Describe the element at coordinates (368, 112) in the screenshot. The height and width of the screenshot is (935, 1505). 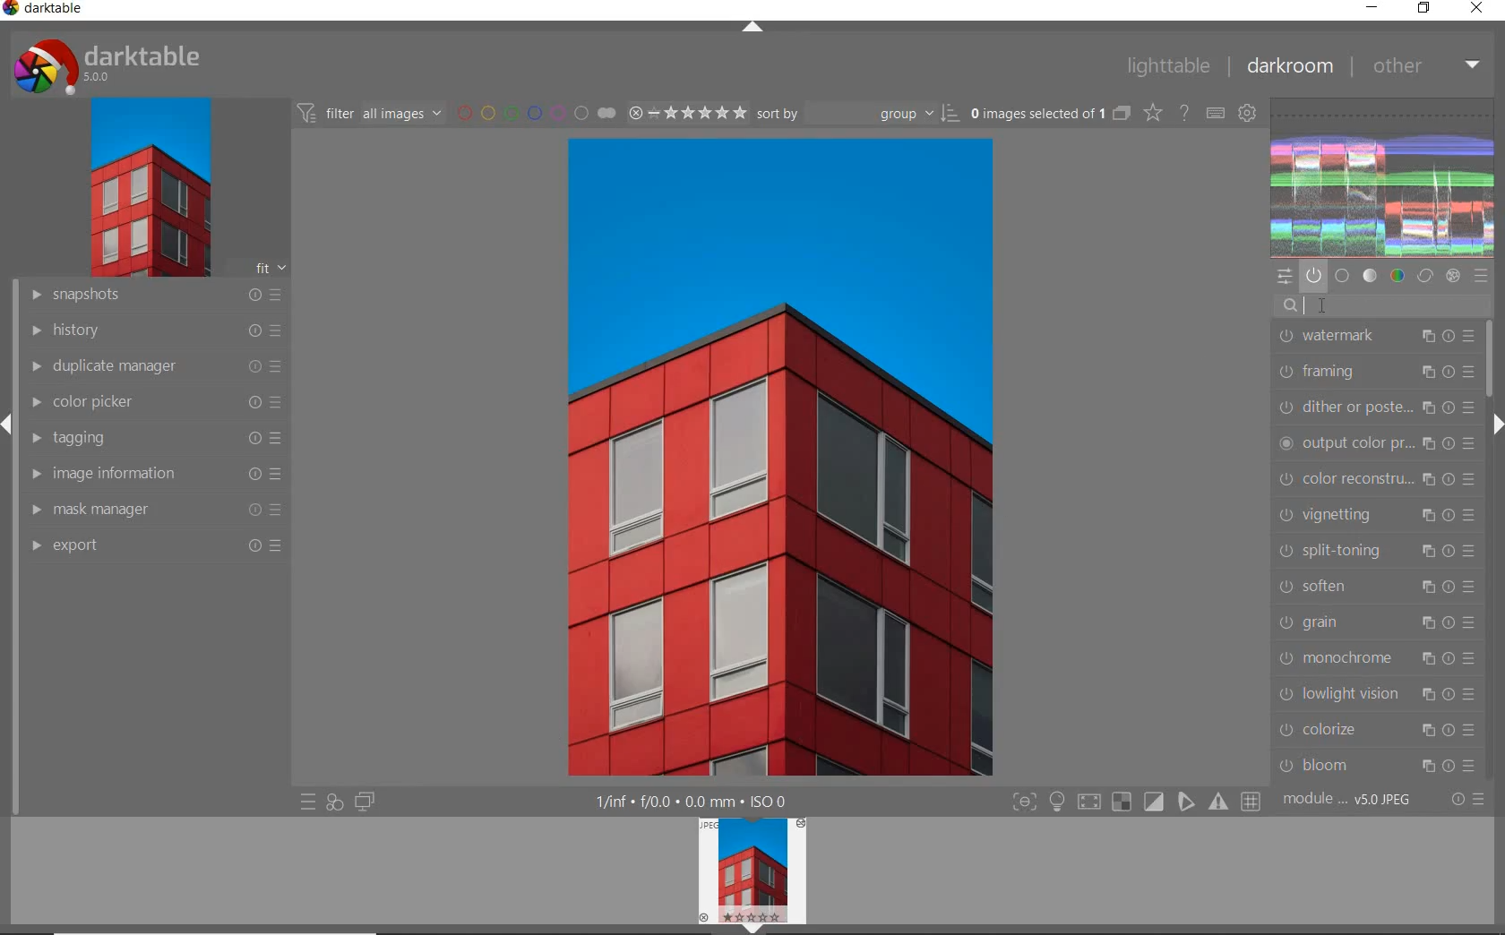
I see `filter images` at that location.